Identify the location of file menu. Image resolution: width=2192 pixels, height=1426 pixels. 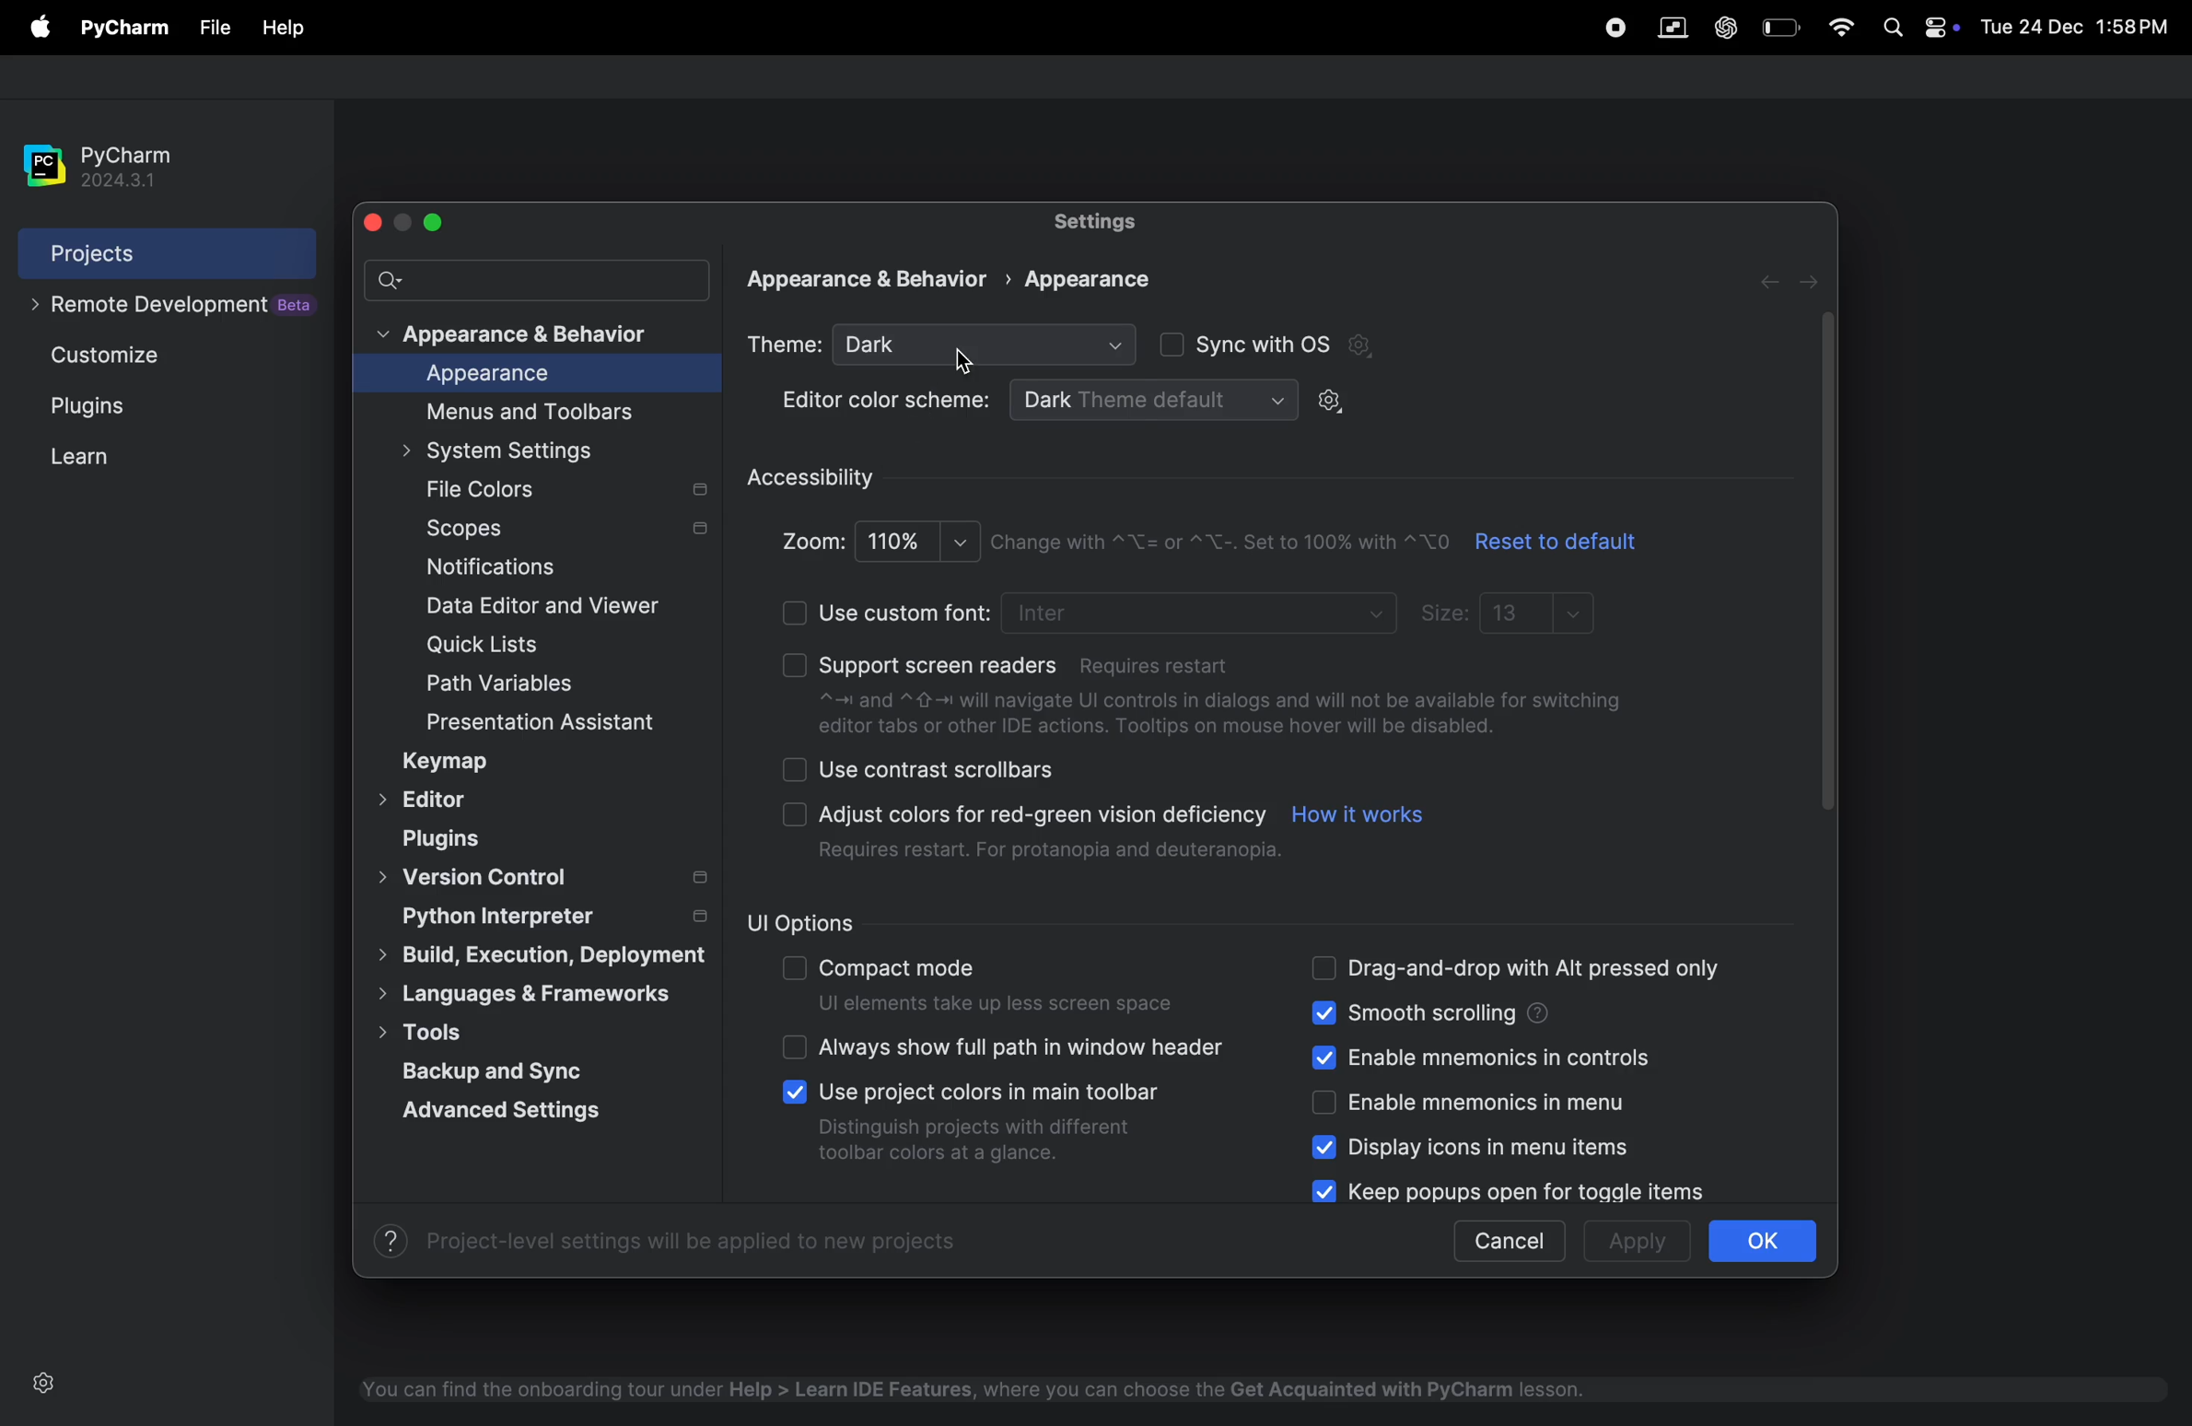
(36, 28).